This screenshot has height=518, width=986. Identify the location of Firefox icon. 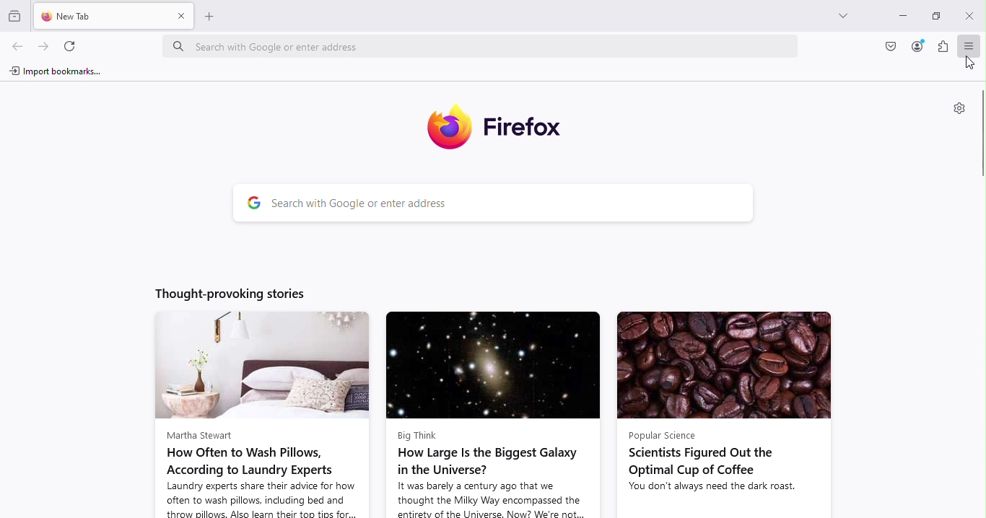
(499, 128).